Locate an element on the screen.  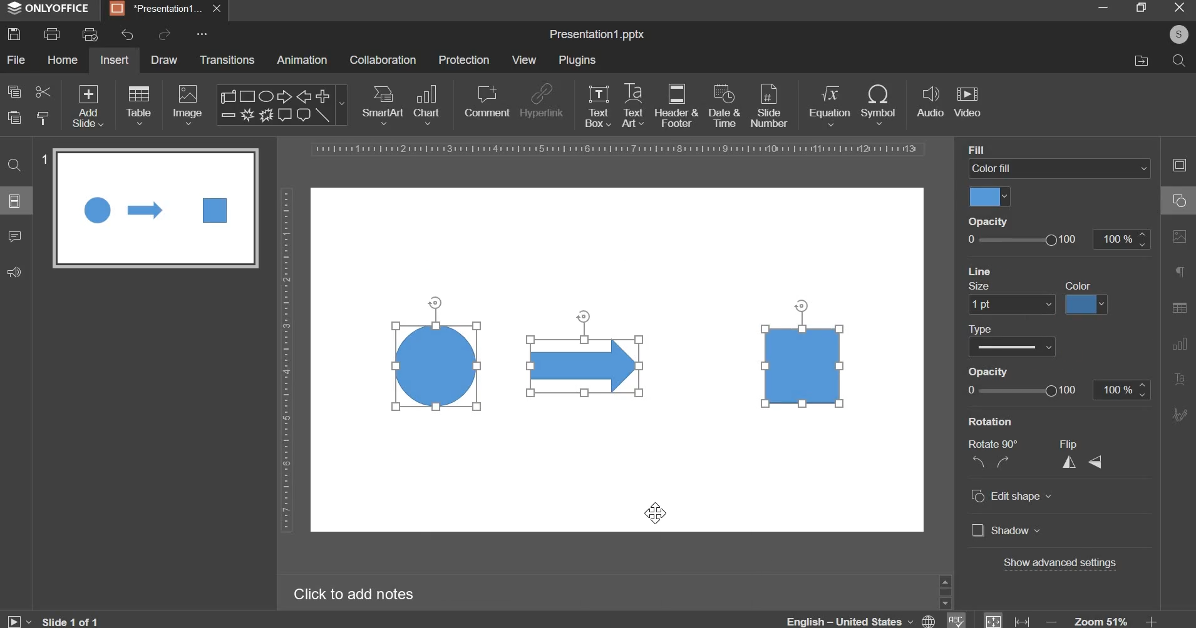
user profile is located at coordinates (1179, 33).